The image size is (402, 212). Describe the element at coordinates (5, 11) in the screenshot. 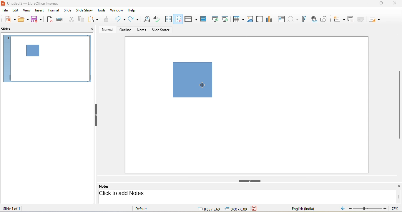

I see `file` at that location.